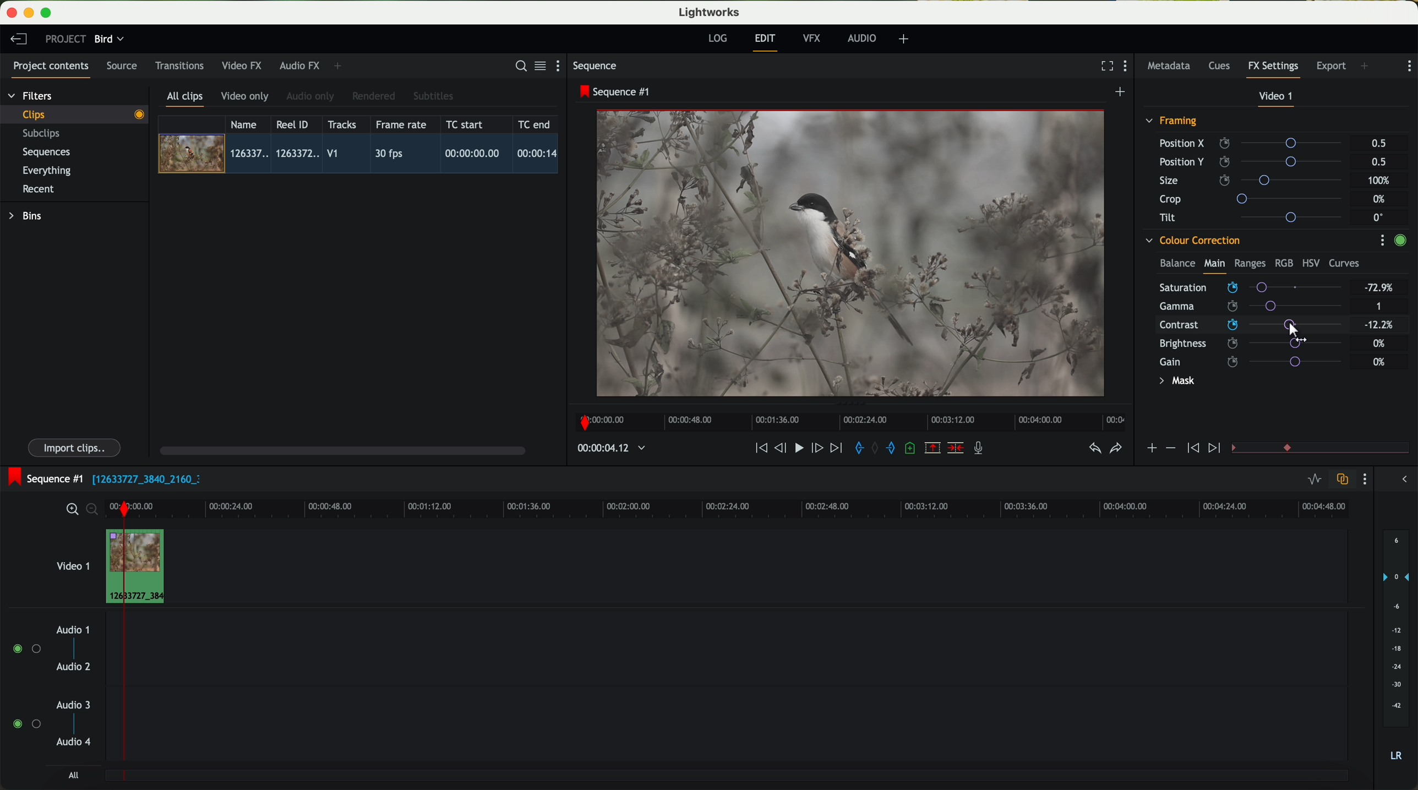 This screenshot has width=1418, height=790. Describe the element at coordinates (1364, 479) in the screenshot. I see `show settings menu` at that location.